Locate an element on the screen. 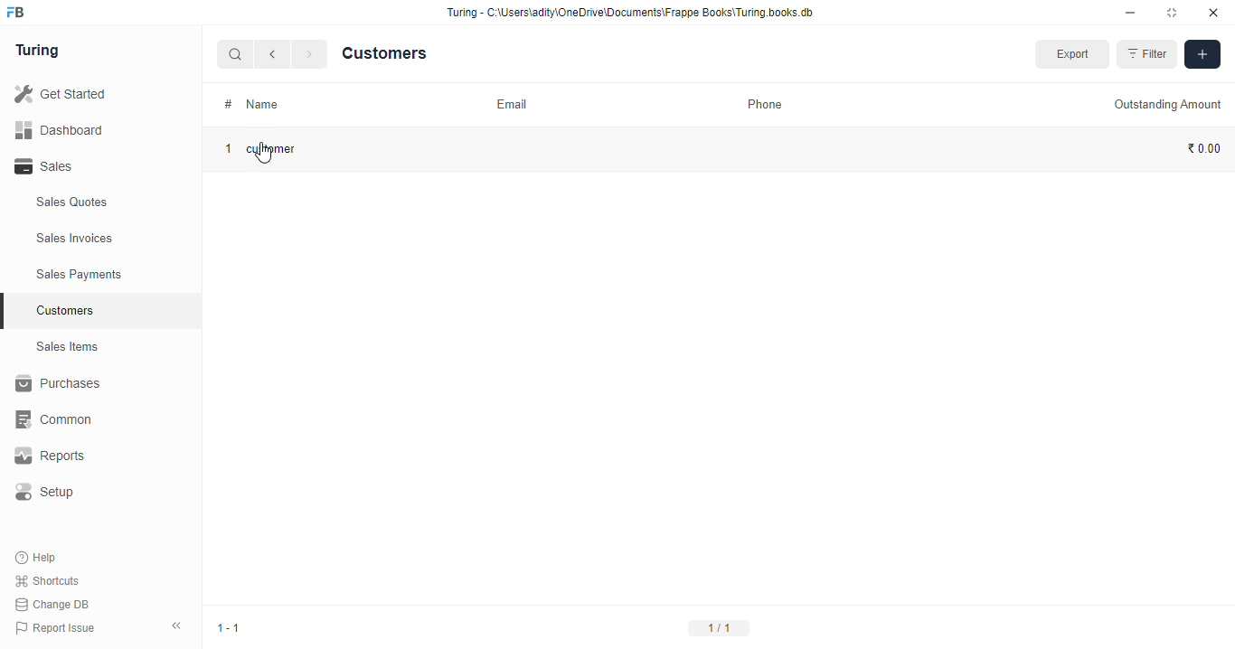  # Name is located at coordinates (262, 104).